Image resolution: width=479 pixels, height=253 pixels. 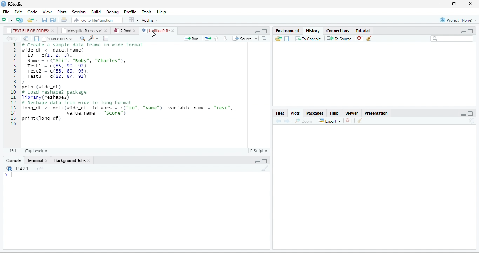 I want to click on Run, so click(x=191, y=39).